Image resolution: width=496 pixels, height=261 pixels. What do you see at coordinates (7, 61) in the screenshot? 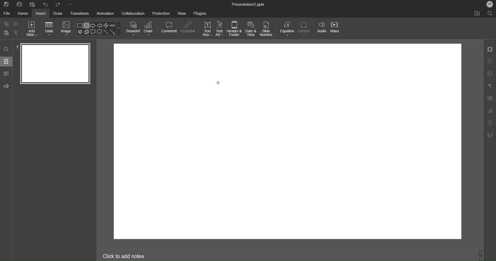
I see `Sildes` at bounding box center [7, 61].